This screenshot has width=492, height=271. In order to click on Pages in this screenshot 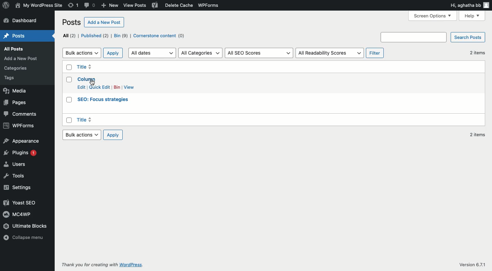, I will do `click(16, 102)`.